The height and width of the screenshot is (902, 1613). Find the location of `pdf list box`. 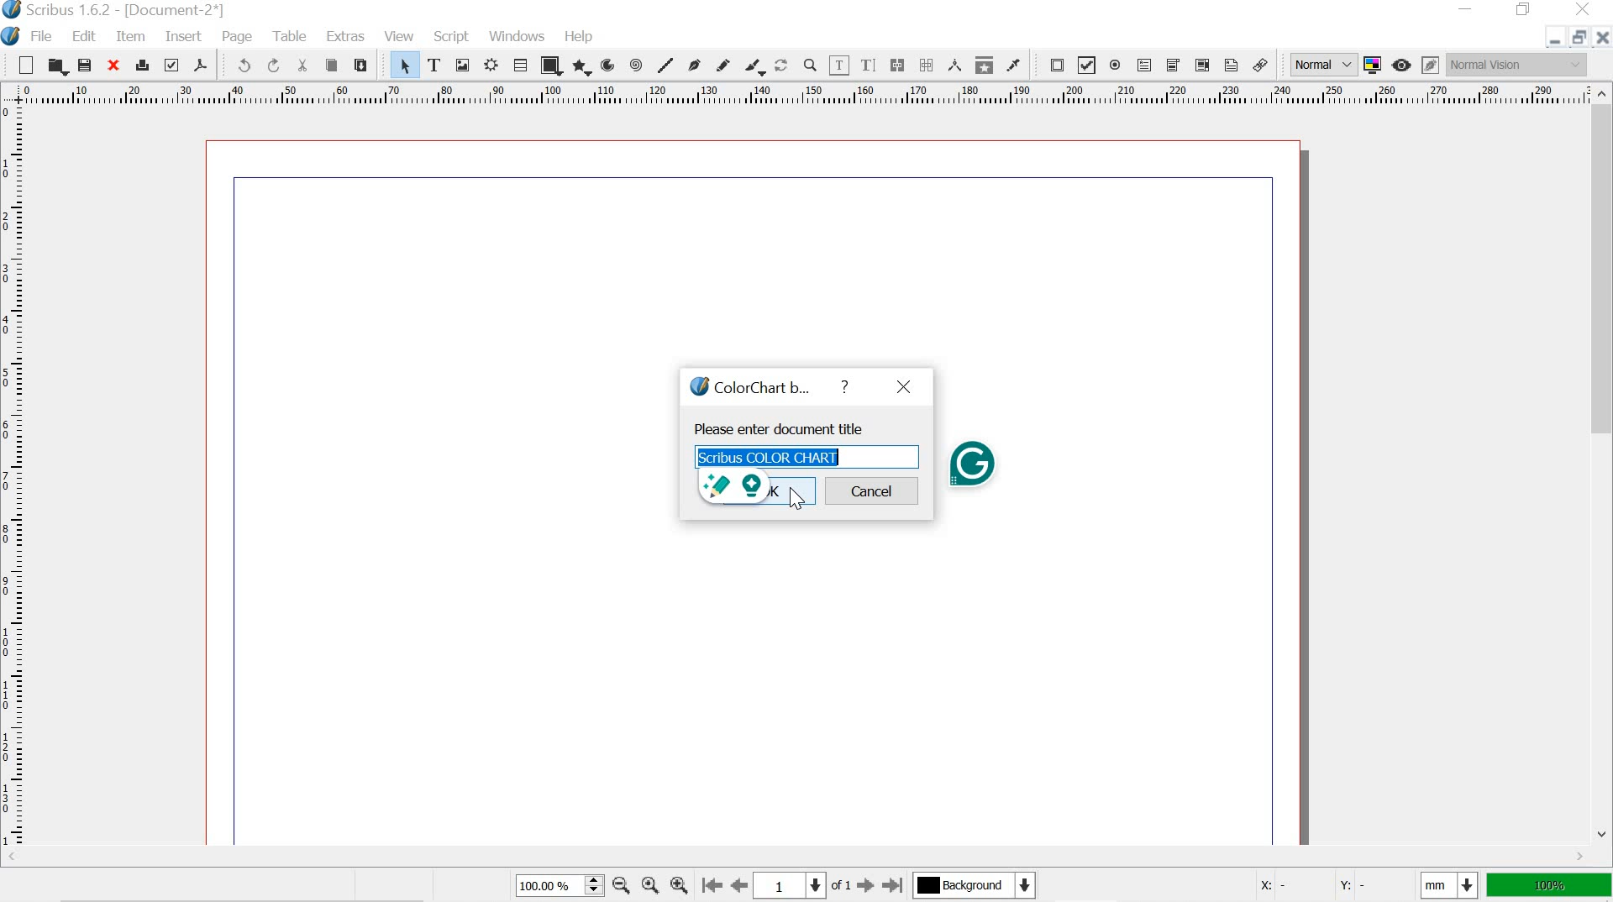

pdf list box is located at coordinates (1200, 66).